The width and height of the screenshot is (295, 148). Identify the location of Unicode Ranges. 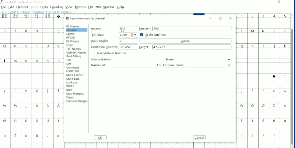
(77, 101).